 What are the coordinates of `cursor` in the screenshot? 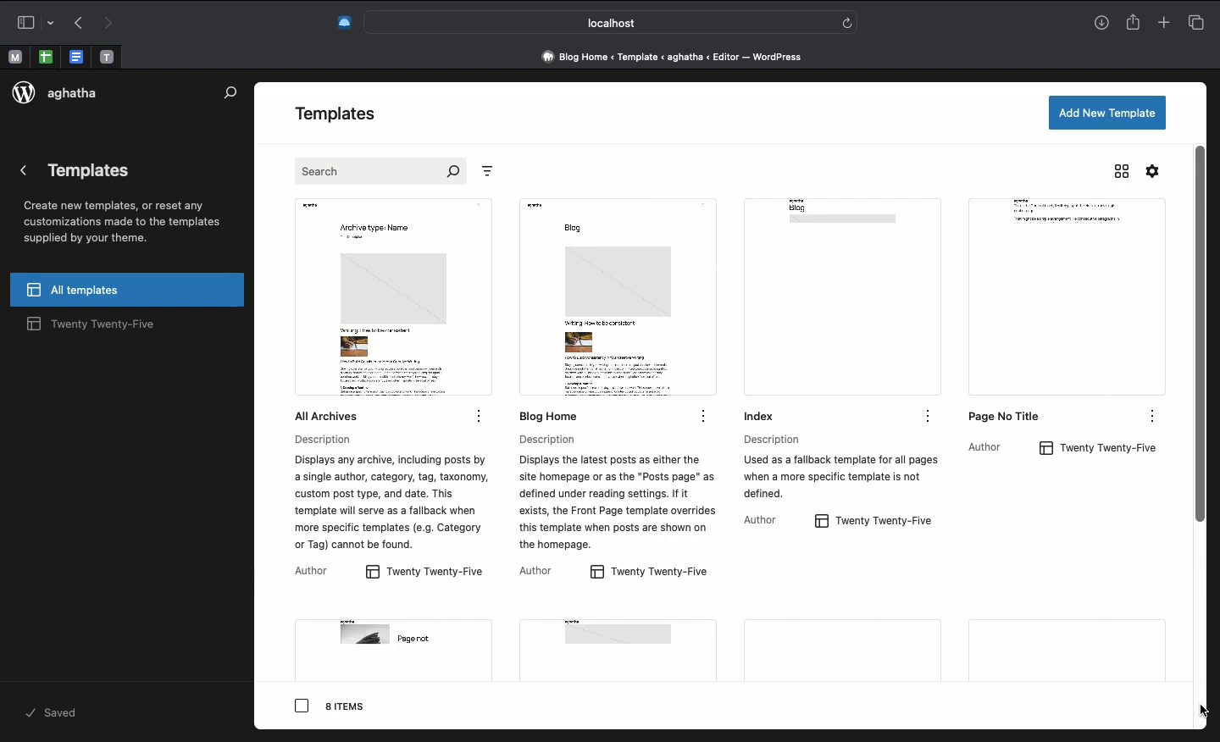 It's located at (1205, 714).